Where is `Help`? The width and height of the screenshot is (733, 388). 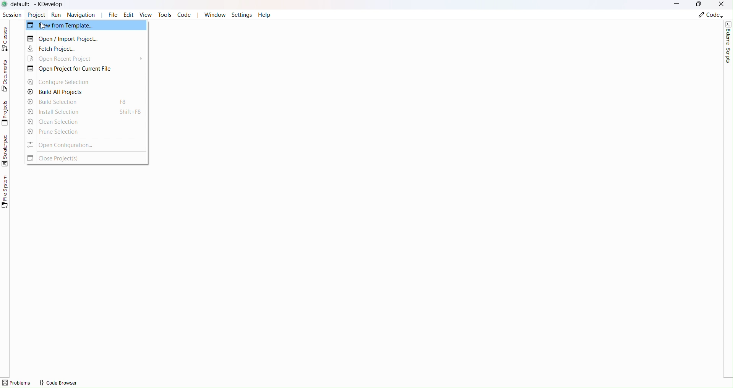
Help is located at coordinates (264, 15).